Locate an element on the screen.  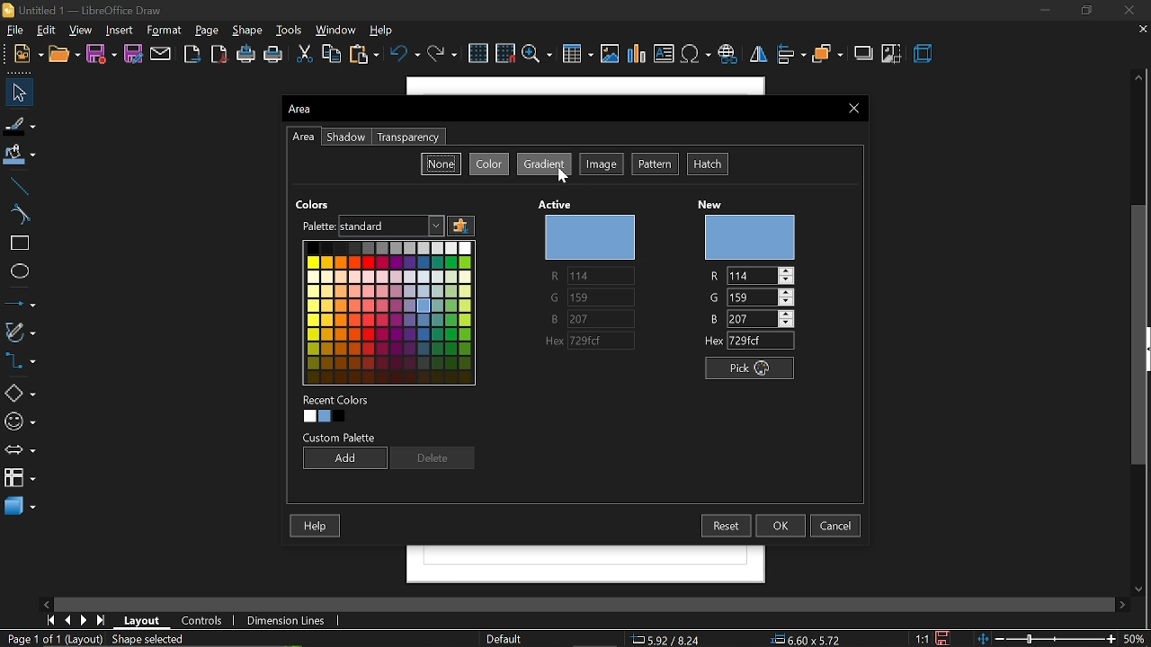
Line is located at coordinates (16, 184).